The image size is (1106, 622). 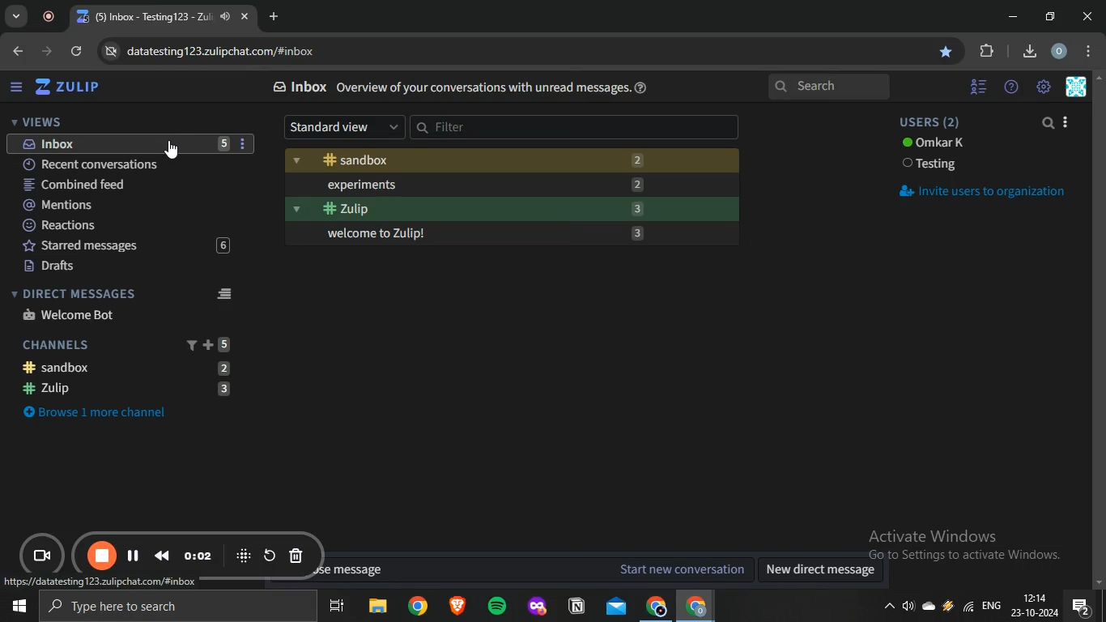 What do you see at coordinates (991, 607) in the screenshot?
I see `english` at bounding box center [991, 607].